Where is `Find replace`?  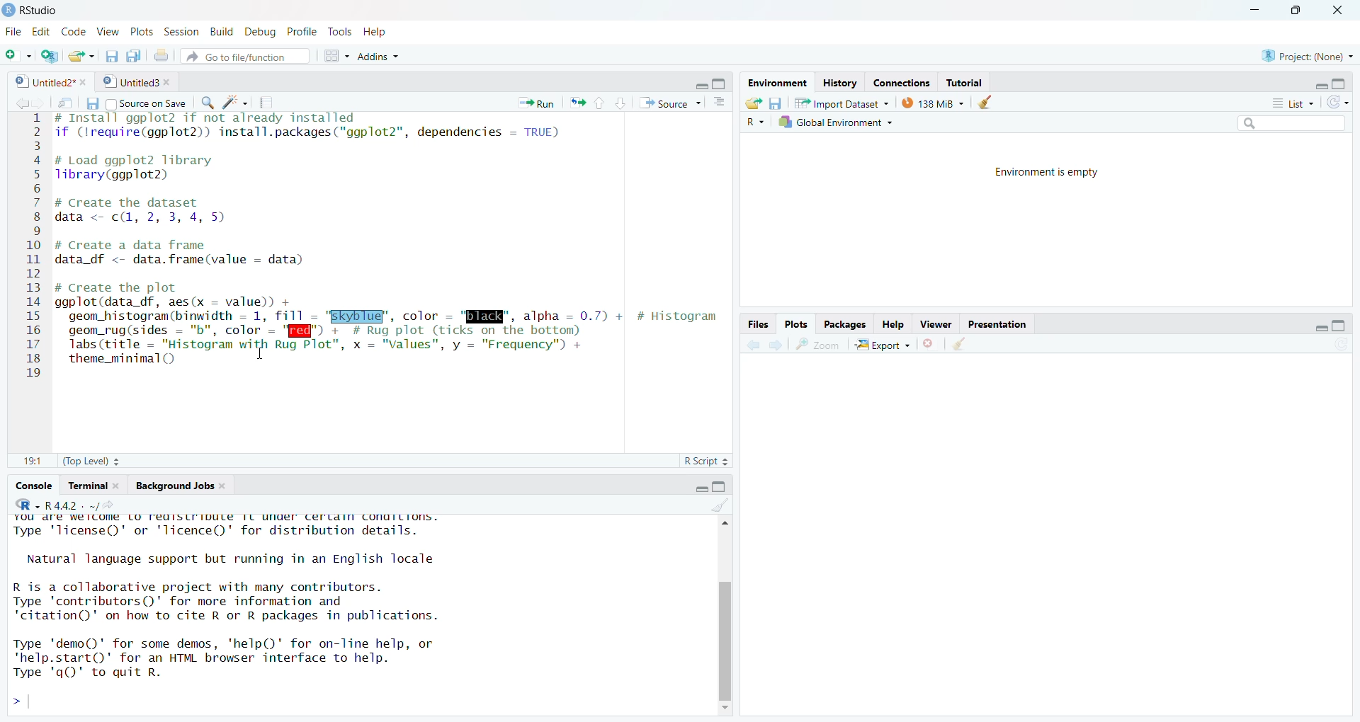 Find replace is located at coordinates (205, 102).